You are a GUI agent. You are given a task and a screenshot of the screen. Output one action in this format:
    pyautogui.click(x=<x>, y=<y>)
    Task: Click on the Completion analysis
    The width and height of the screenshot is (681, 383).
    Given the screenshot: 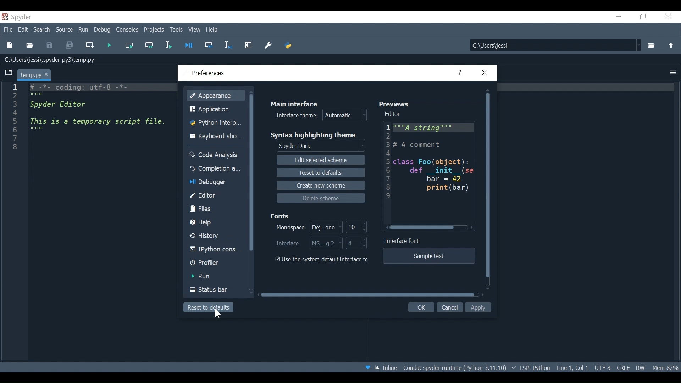 What is the action you would take?
    pyautogui.click(x=216, y=168)
    